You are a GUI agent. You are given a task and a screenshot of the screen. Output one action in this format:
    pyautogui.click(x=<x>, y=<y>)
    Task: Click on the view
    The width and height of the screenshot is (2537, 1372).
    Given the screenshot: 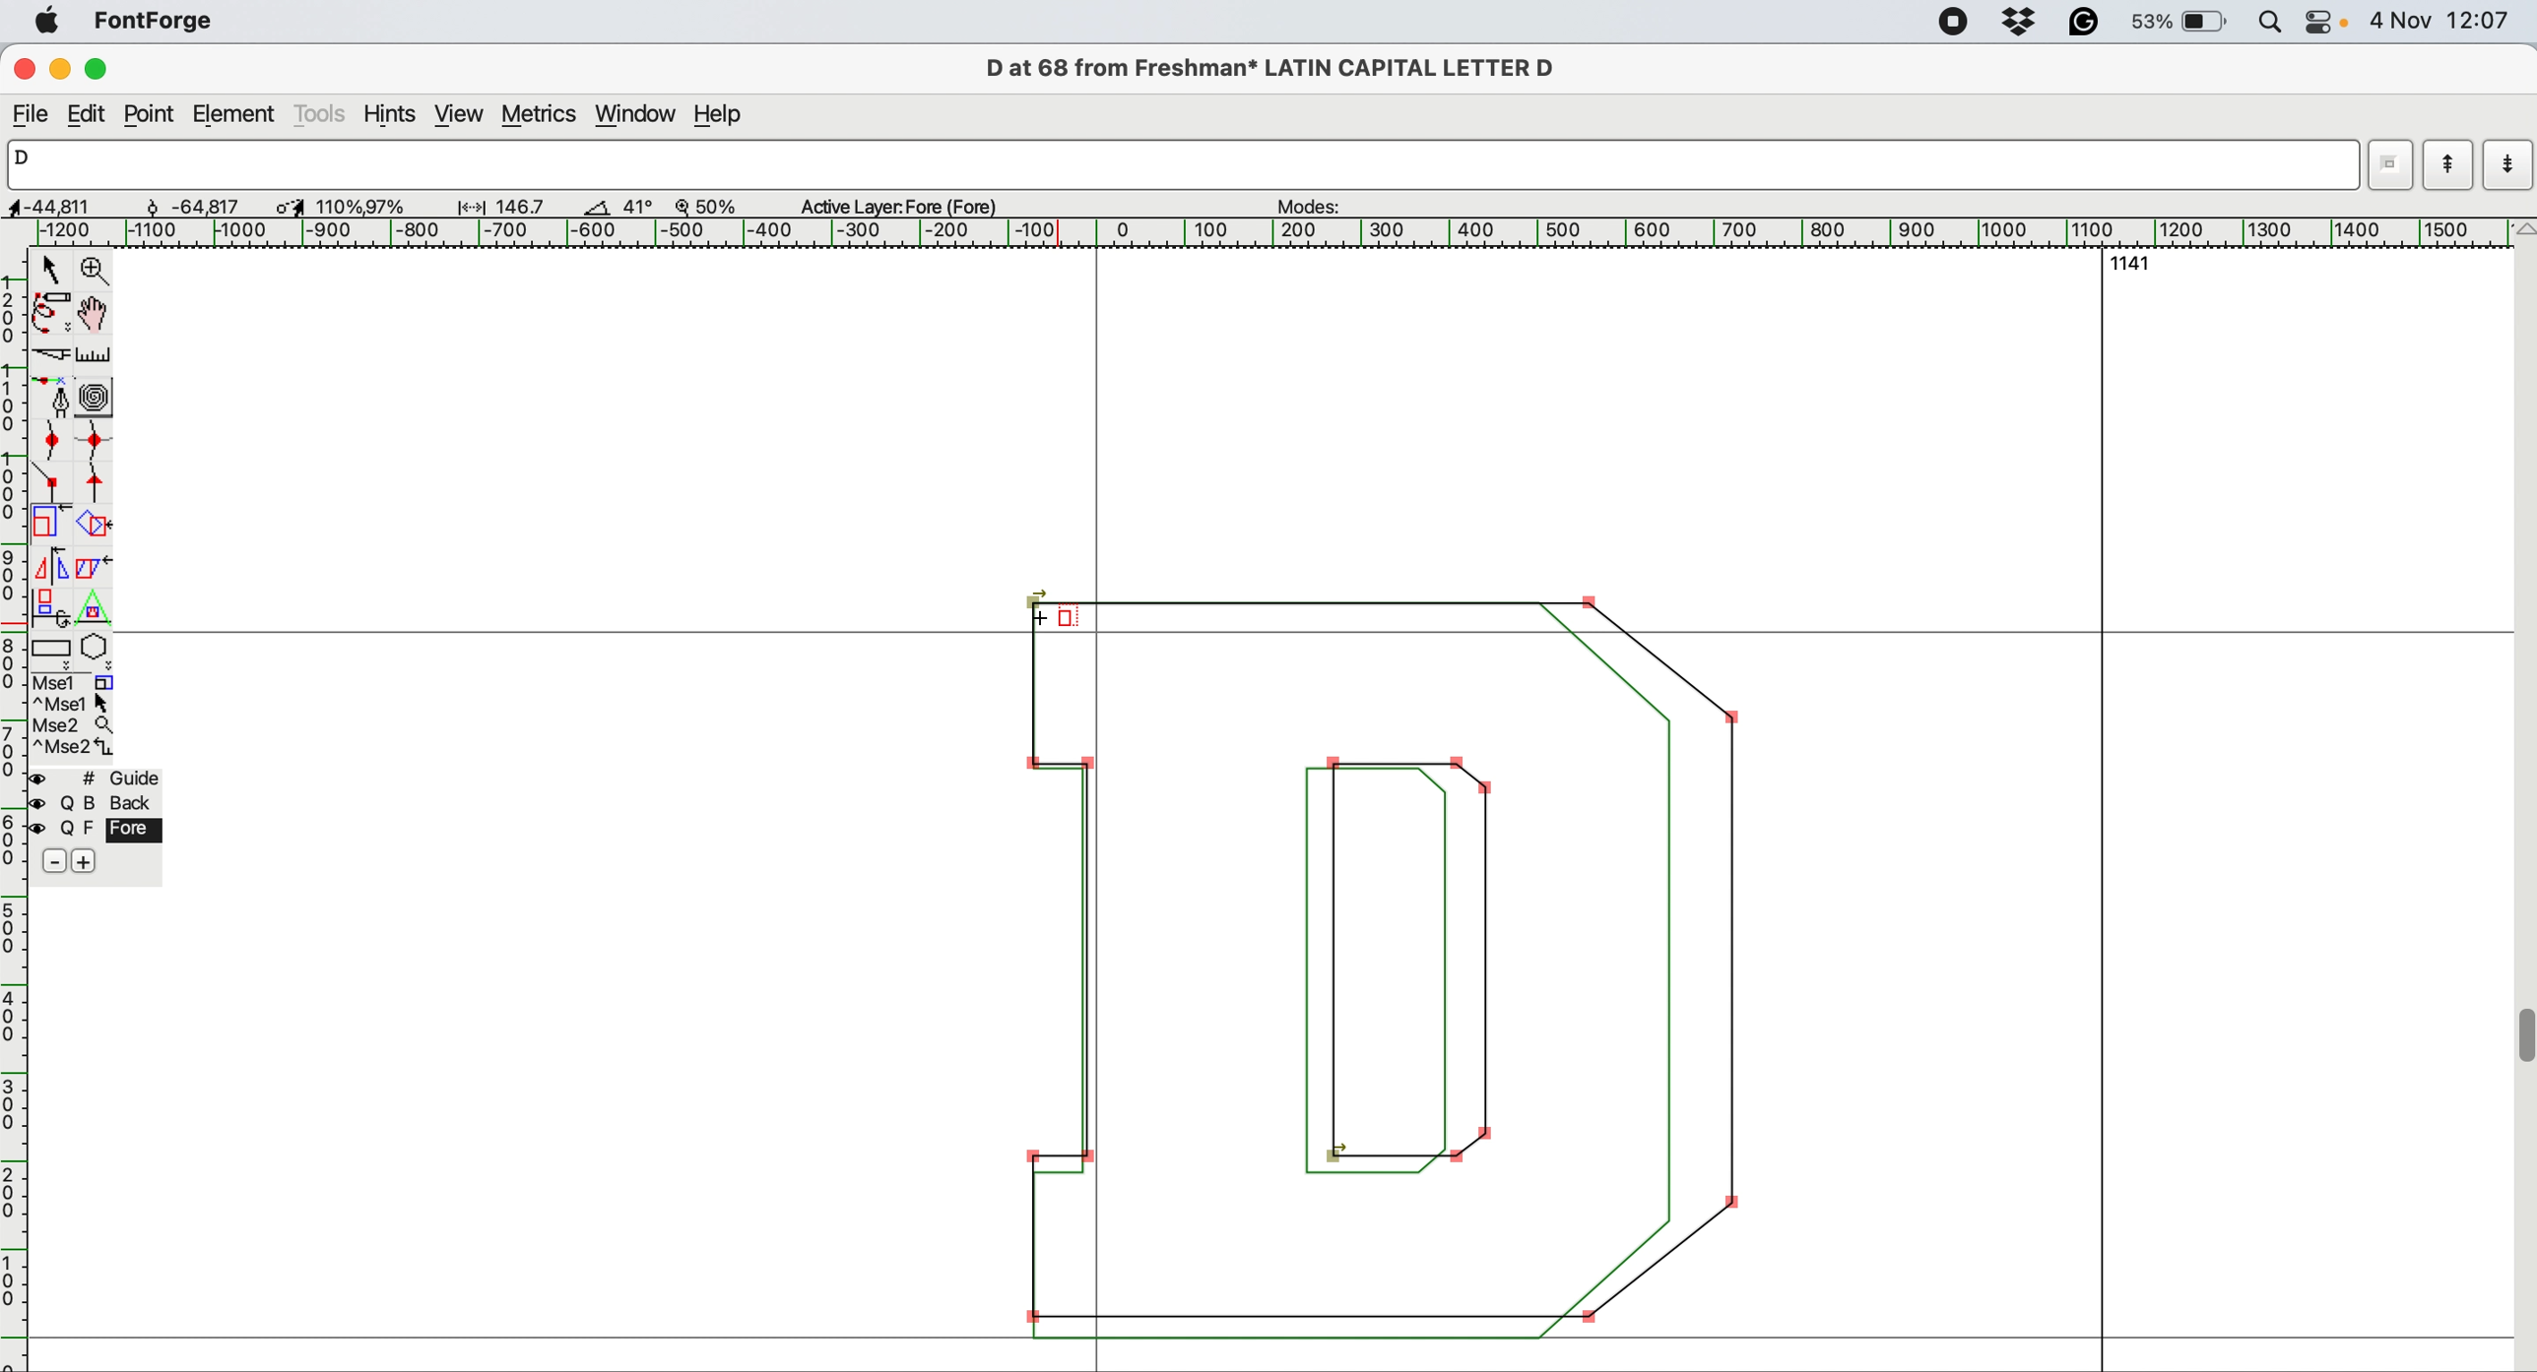 What is the action you would take?
    pyautogui.click(x=460, y=114)
    